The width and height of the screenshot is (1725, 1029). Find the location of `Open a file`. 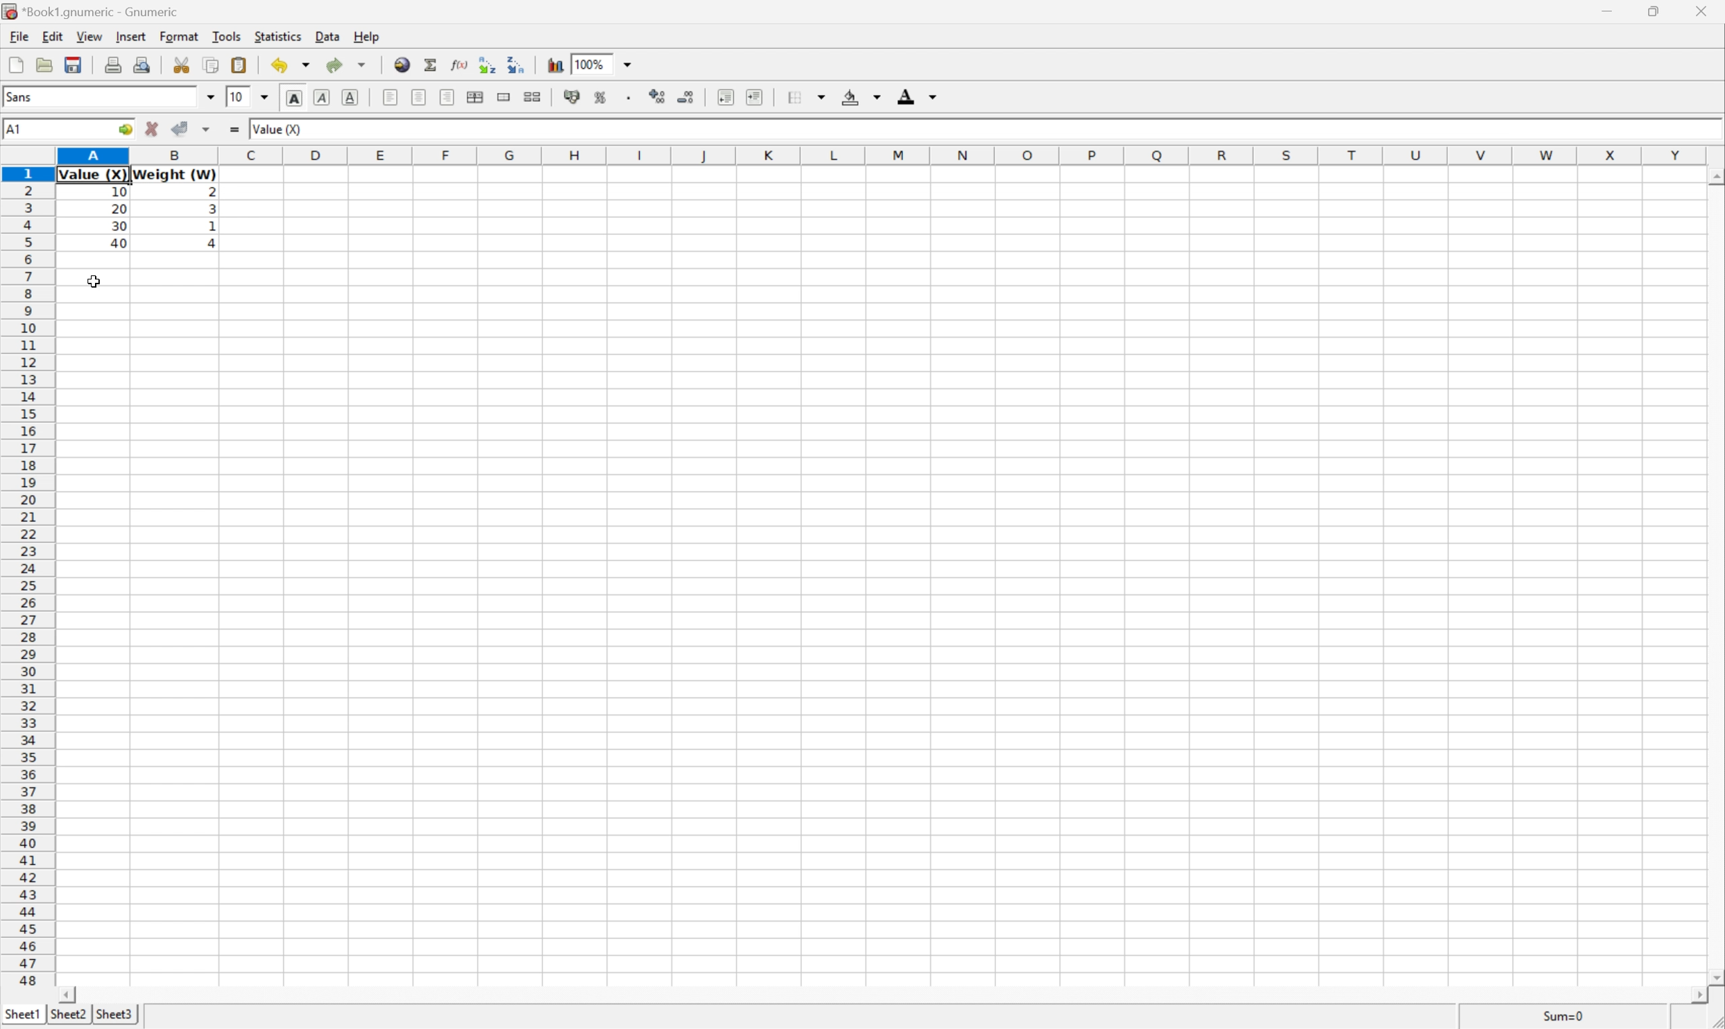

Open a file is located at coordinates (41, 65).